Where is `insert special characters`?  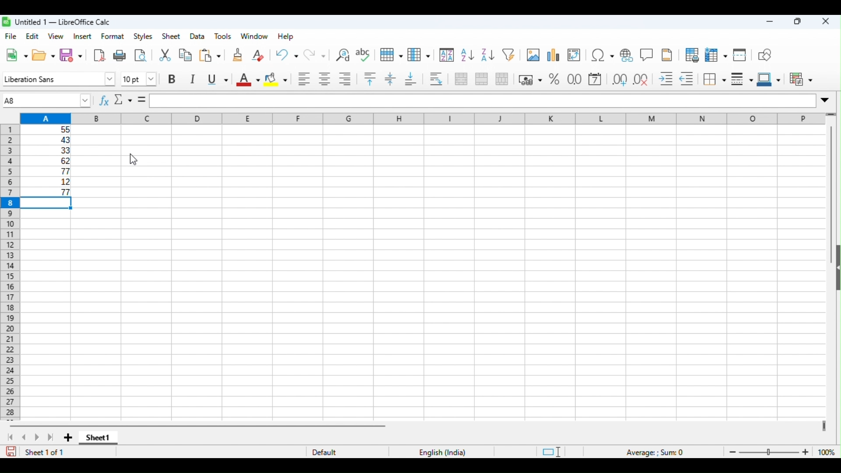
insert special characters is located at coordinates (602, 54).